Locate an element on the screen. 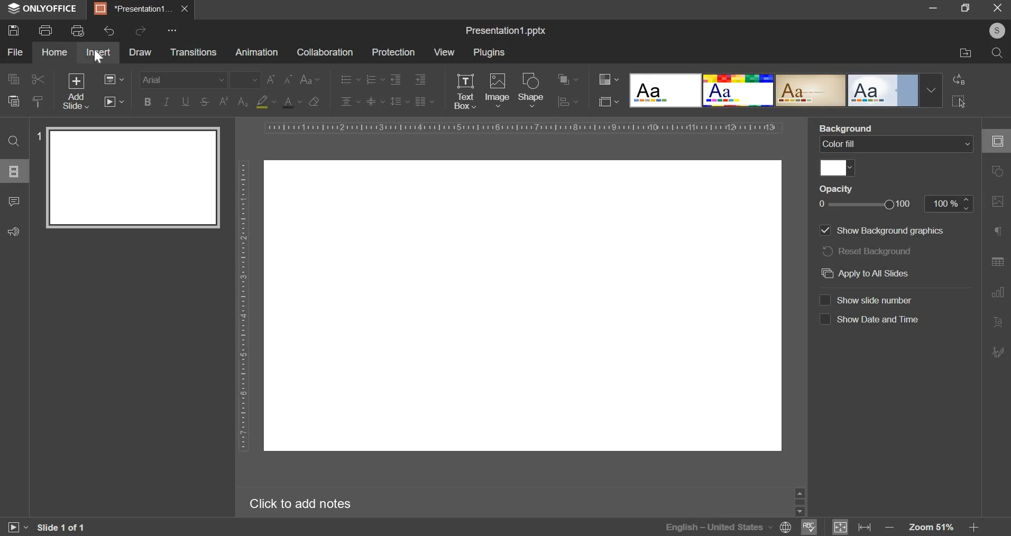 The height and width of the screenshot is (536, 1011). transitions is located at coordinates (194, 52).